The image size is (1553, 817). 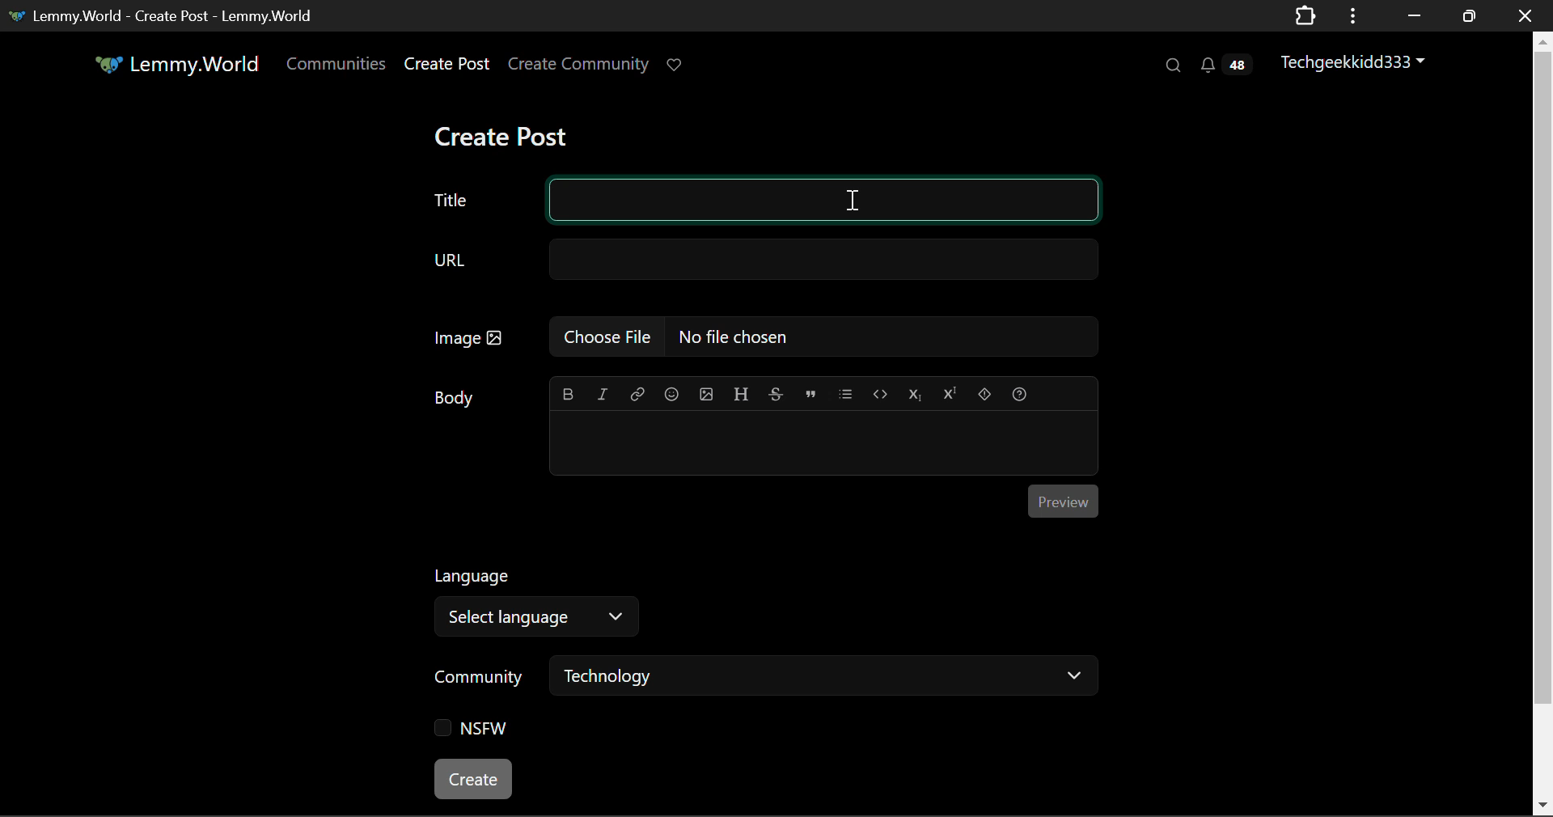 I want to click on subscript, so click(x=916, y=392).